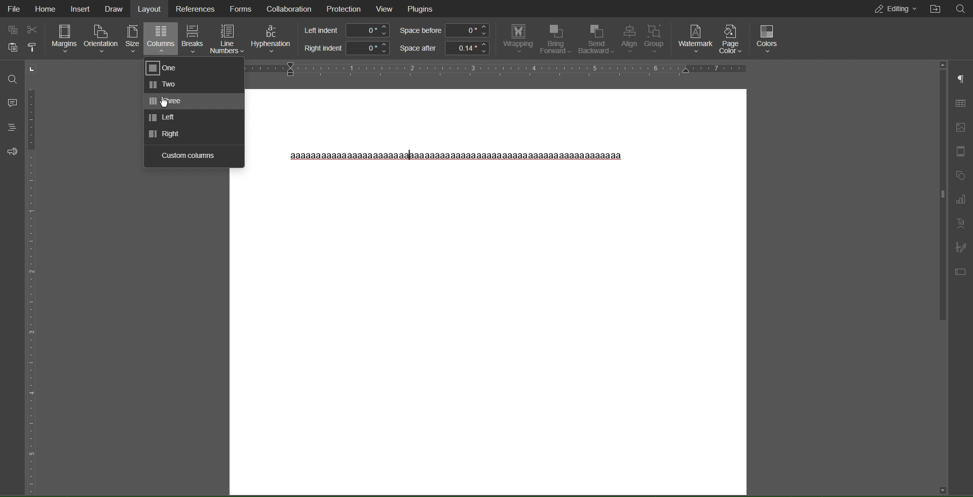 The width and height of the screenshot is (973, 497). Describe the element at coordinates (695, 37) in the screenshot. I see `Watermark` at that location.